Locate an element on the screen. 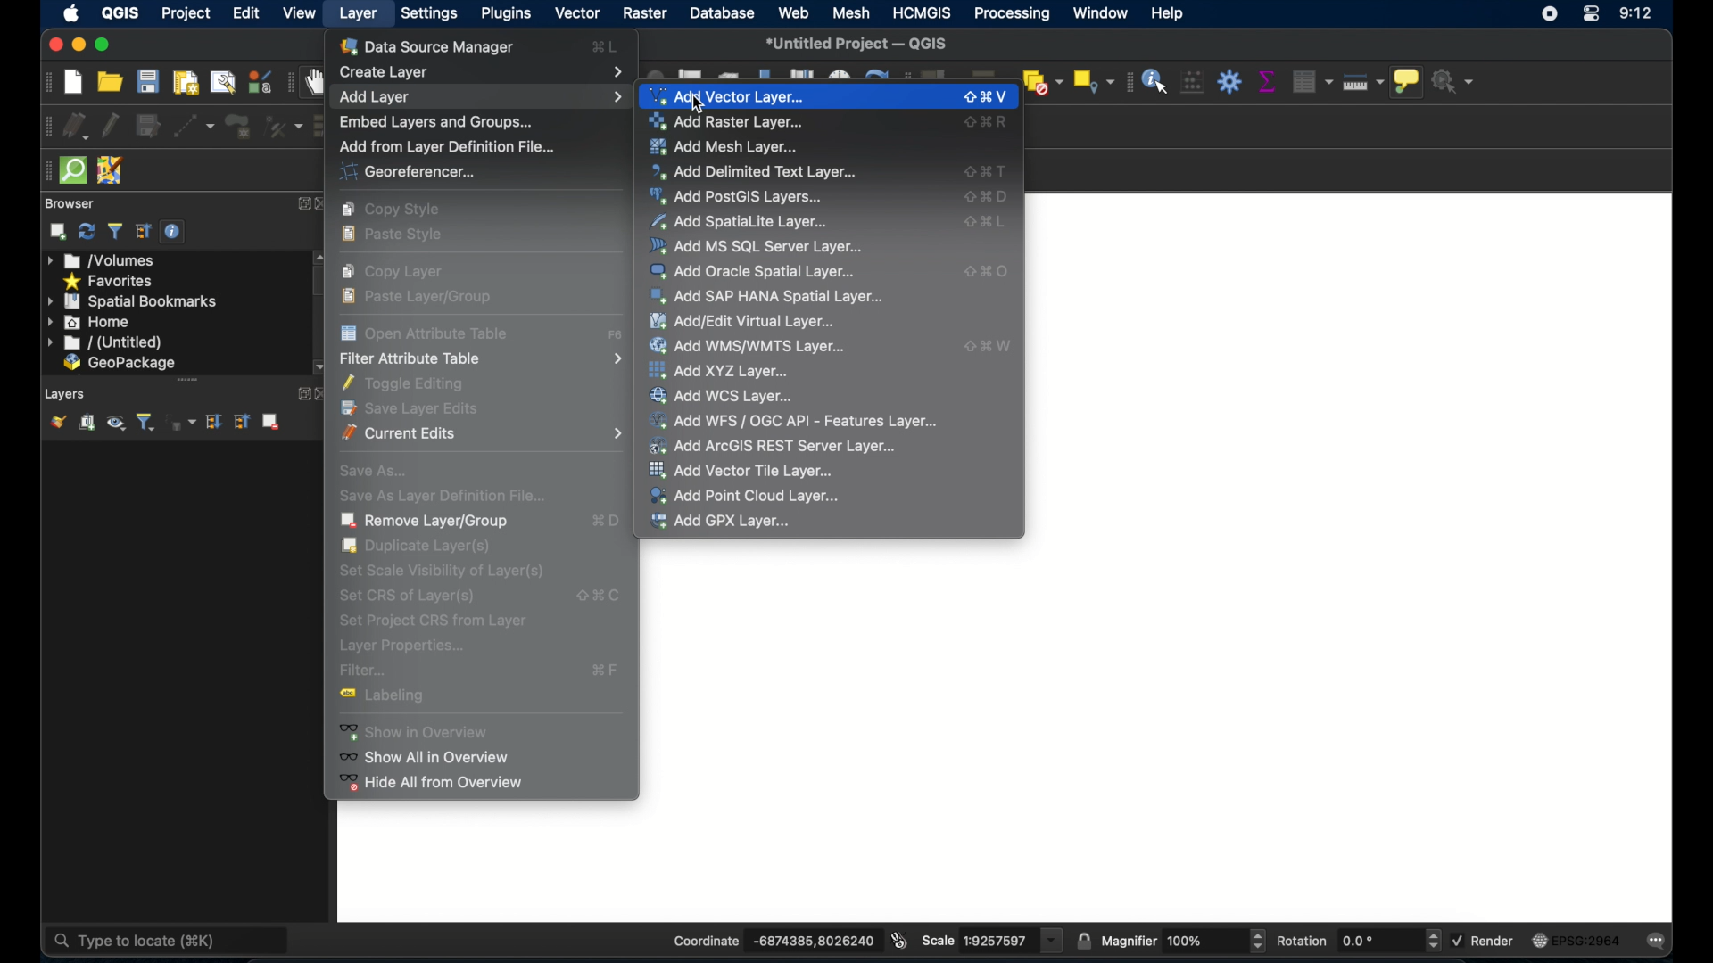 This screenshot has width=1713, height=963. scroll bar is located at coordinates (182, 381).